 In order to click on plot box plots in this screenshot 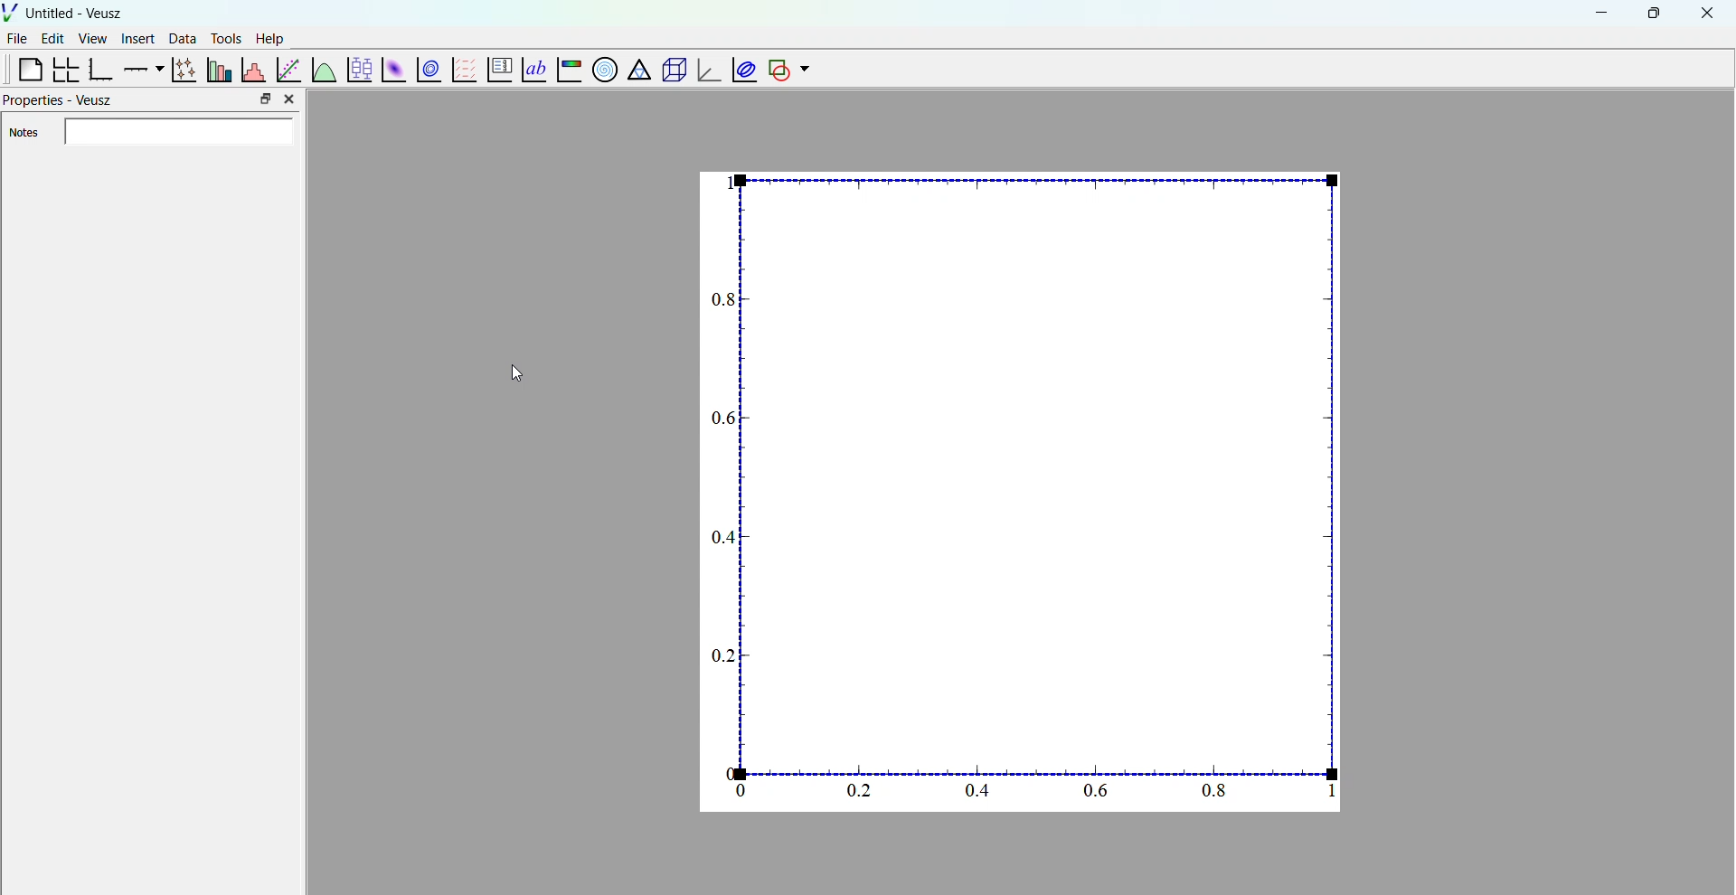, I will do `click(358, 70)`.